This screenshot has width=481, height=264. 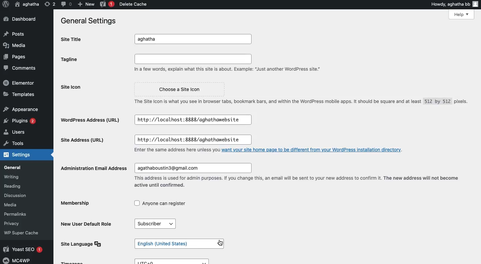 What do you see at coordinates (19, 260) in the screenshot?
I see `MC4WP` at bounding box center [19, 260].